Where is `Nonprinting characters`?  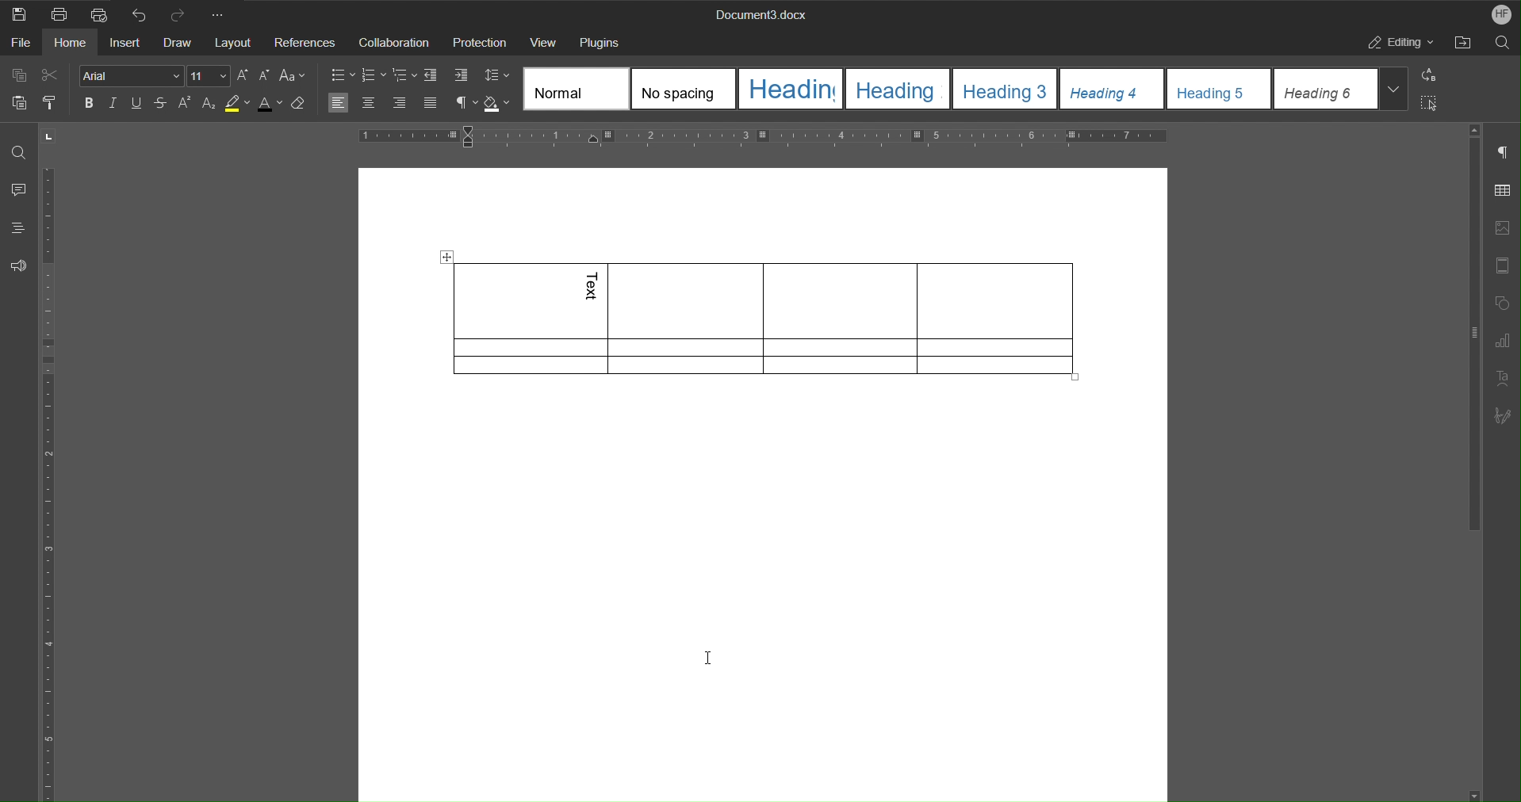
Nonprinting characters is located at coordinates (463, 103).